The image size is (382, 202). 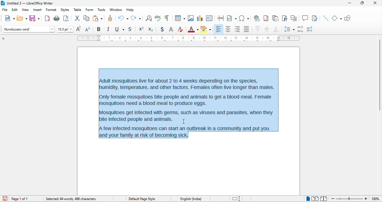 I want to click on single page view, so click(x=305, y=199).